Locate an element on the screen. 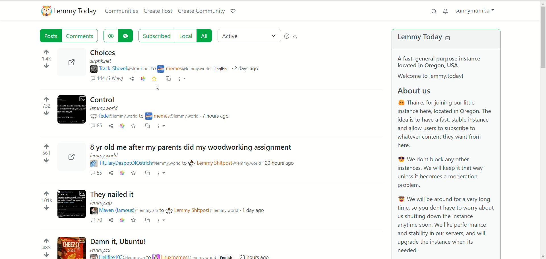  save is located at coordinates (133, 173).